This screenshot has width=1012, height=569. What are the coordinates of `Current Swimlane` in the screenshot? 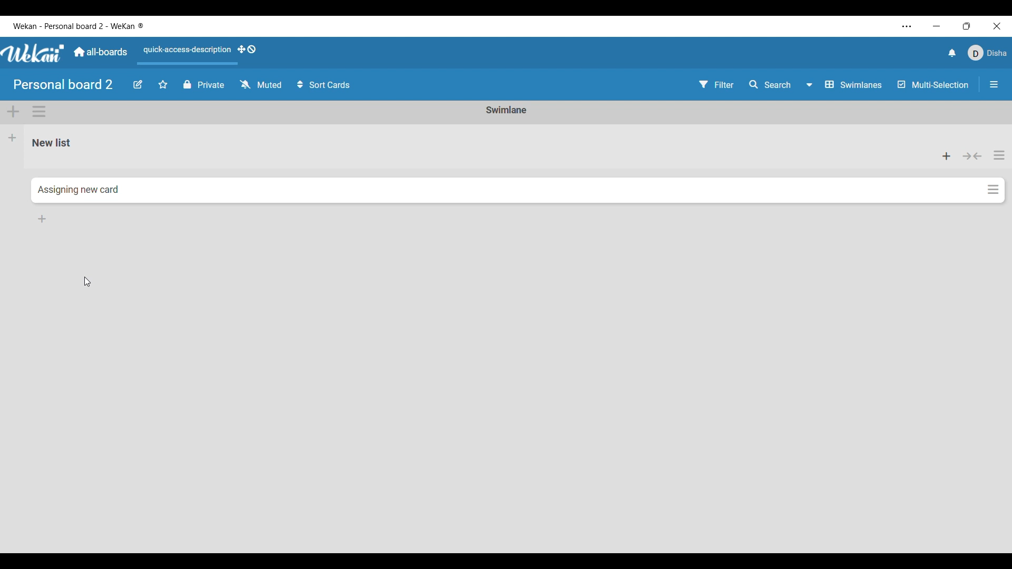 It's located at (507, 110).